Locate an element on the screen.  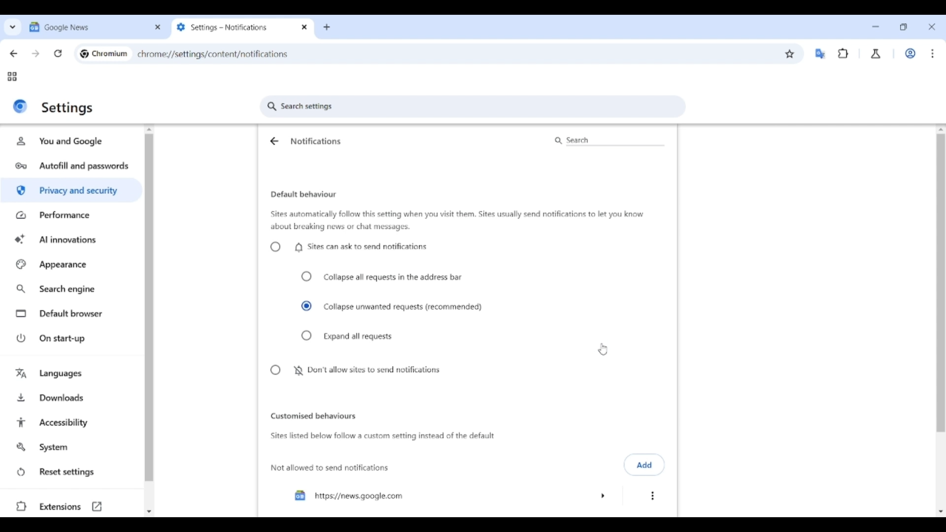
Collapse all requests in the address bar is located at coordinates (382, 277).